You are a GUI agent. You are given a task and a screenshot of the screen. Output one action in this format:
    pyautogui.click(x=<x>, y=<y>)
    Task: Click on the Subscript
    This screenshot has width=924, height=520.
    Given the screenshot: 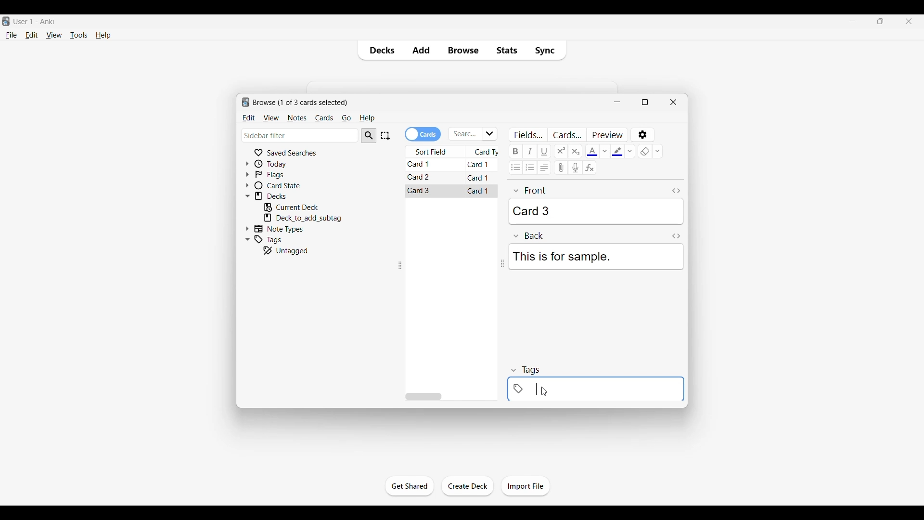 What is the action you would take?
    pyautogui.click(x=575, y=151)
    